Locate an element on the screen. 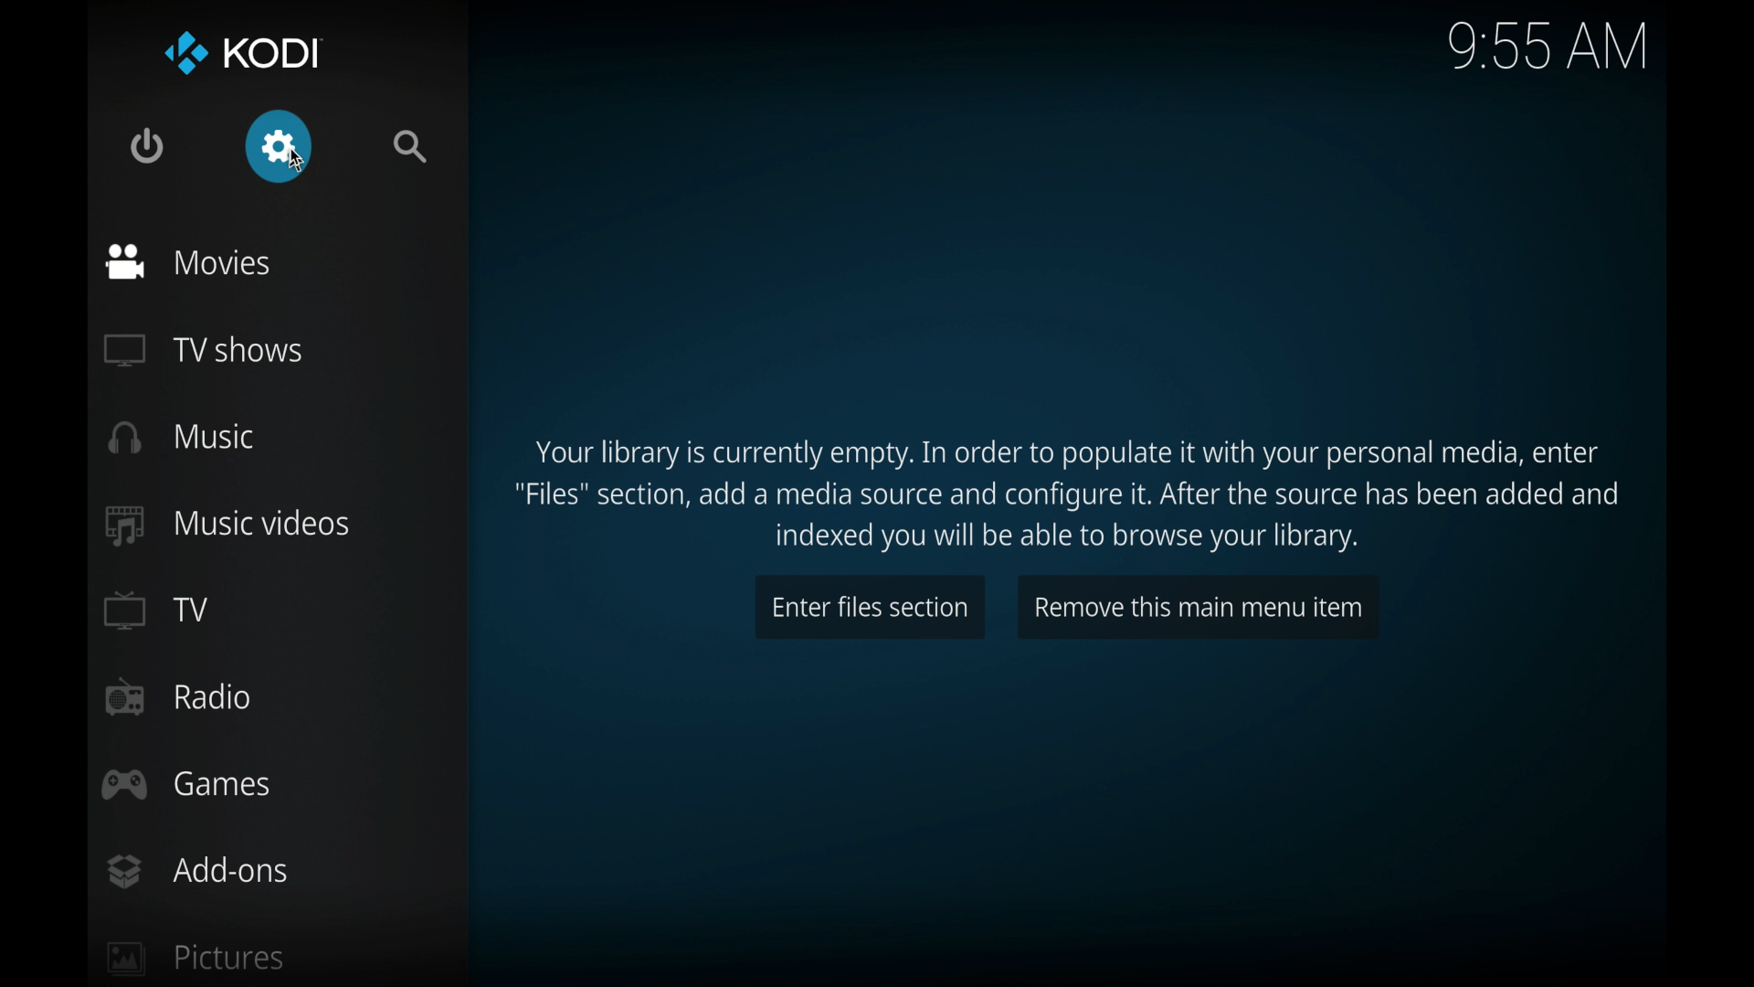 Image resolution: width=1754 pixels, height=987 pixels. time is located at coordinates (1548, 46).